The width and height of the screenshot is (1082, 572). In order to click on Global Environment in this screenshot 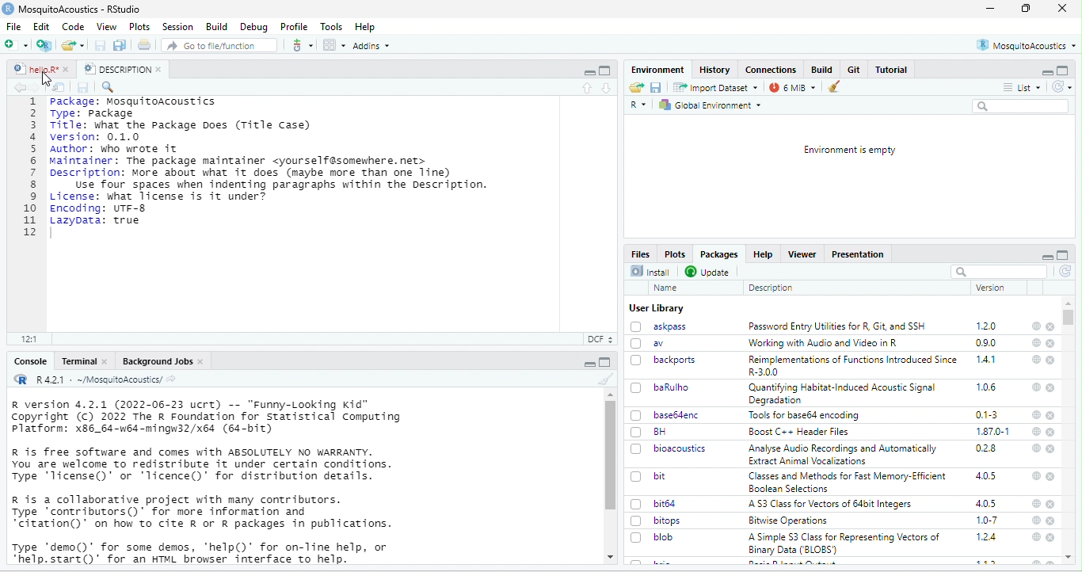, I will do `click(714, 105)`.